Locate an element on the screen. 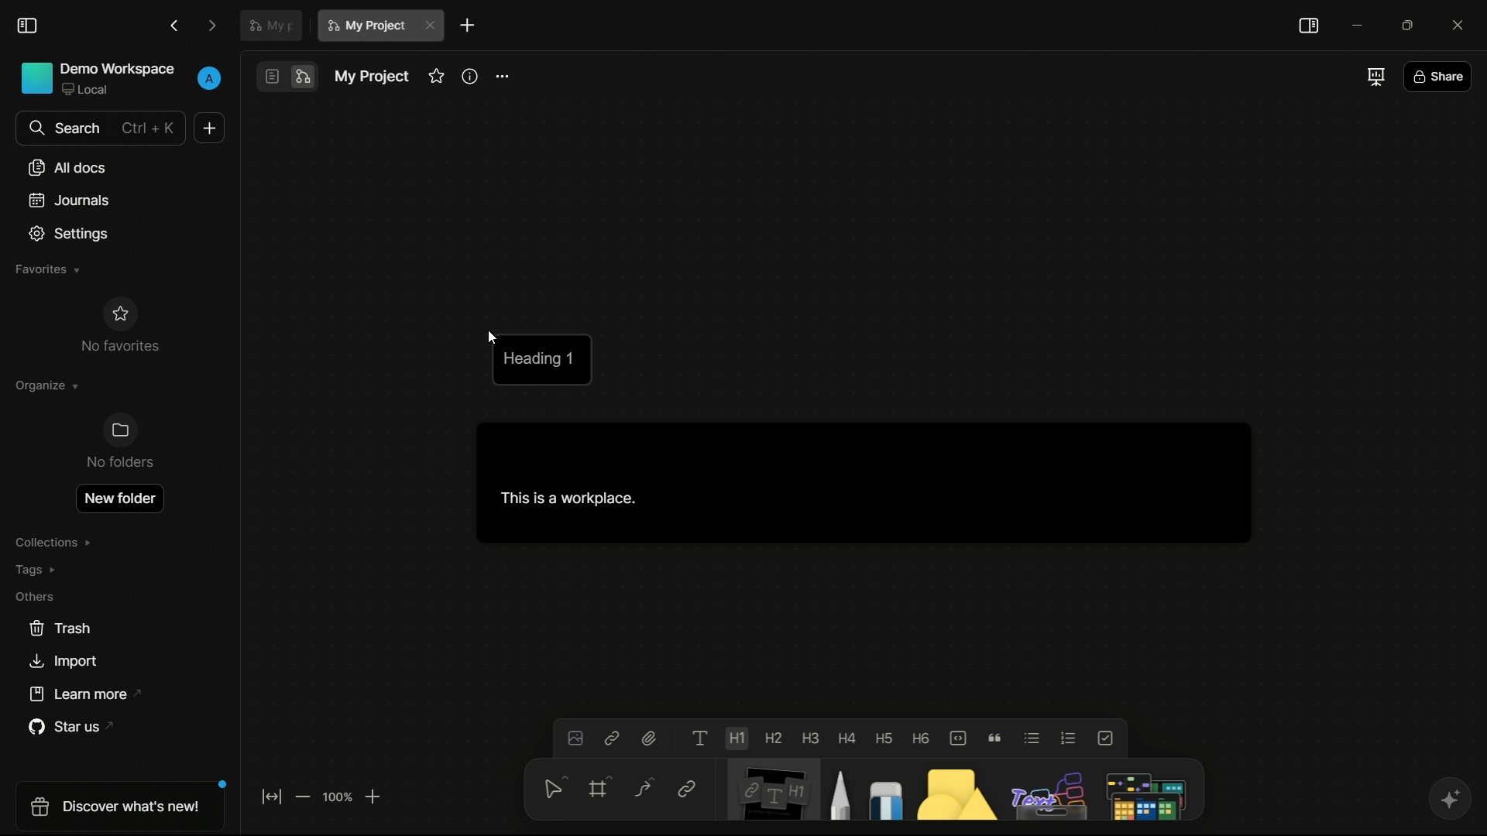  ai assistant is located at coordinates (1447, 800).